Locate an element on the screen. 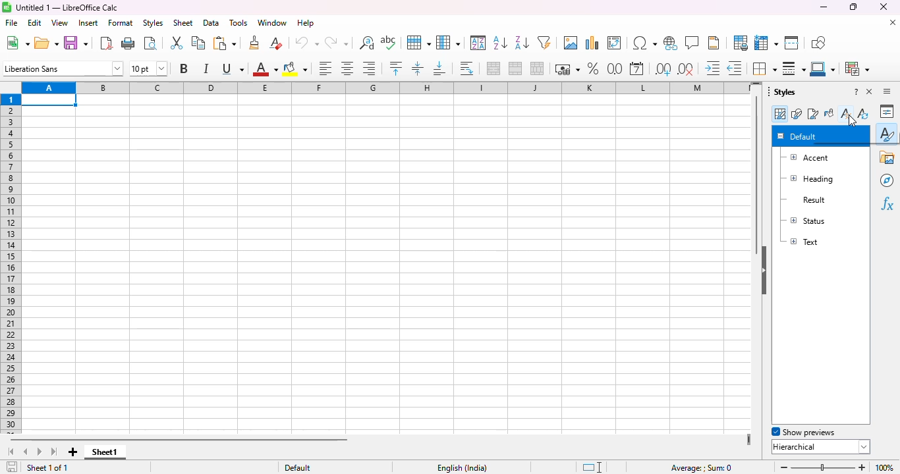  align center is located at coordinates (347, 68).